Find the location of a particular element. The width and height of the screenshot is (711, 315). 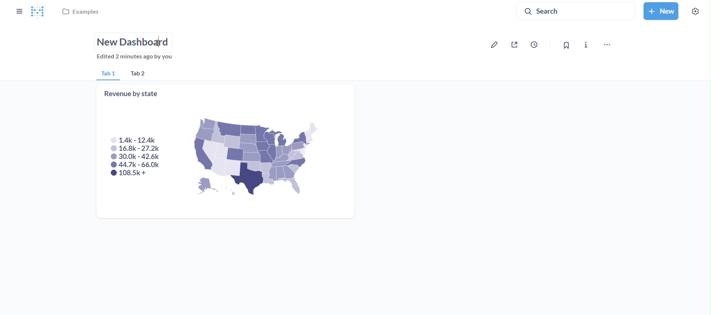

settings is located at coordinates (694, 11).